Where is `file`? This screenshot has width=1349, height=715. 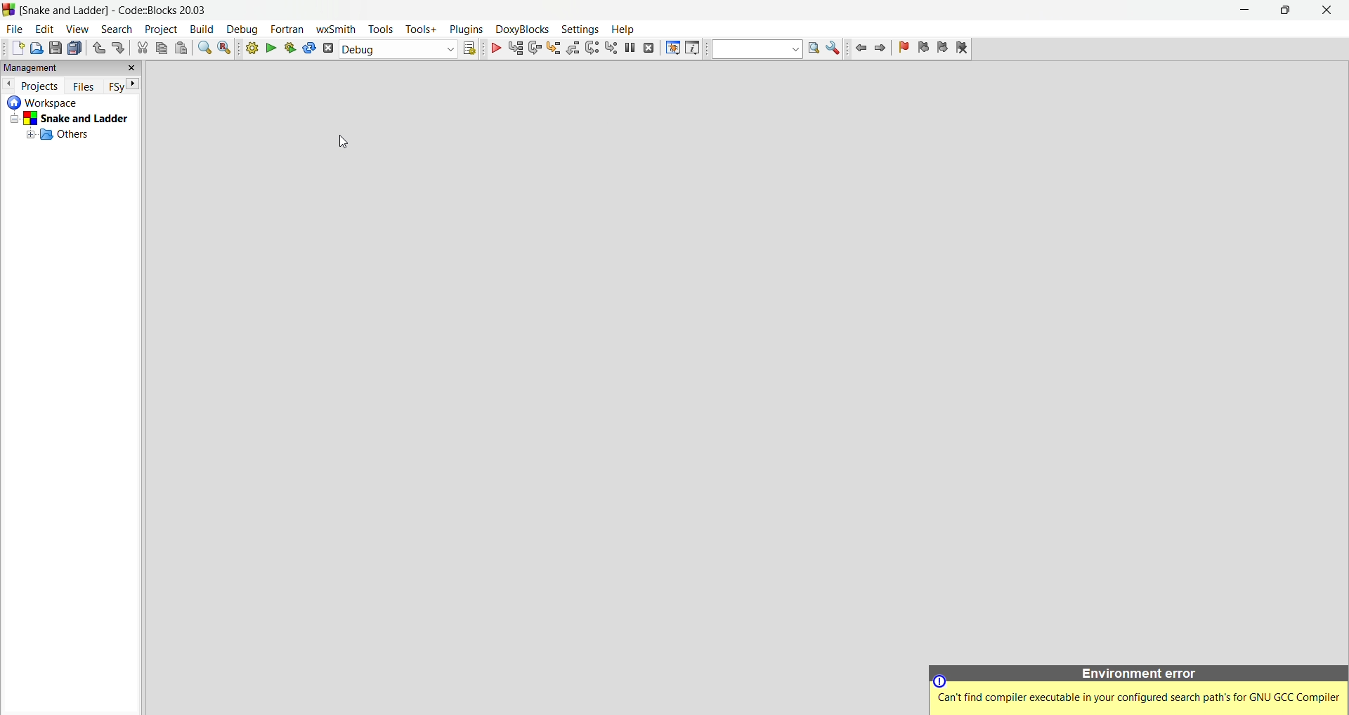 file is located at coordinates (15, 29).